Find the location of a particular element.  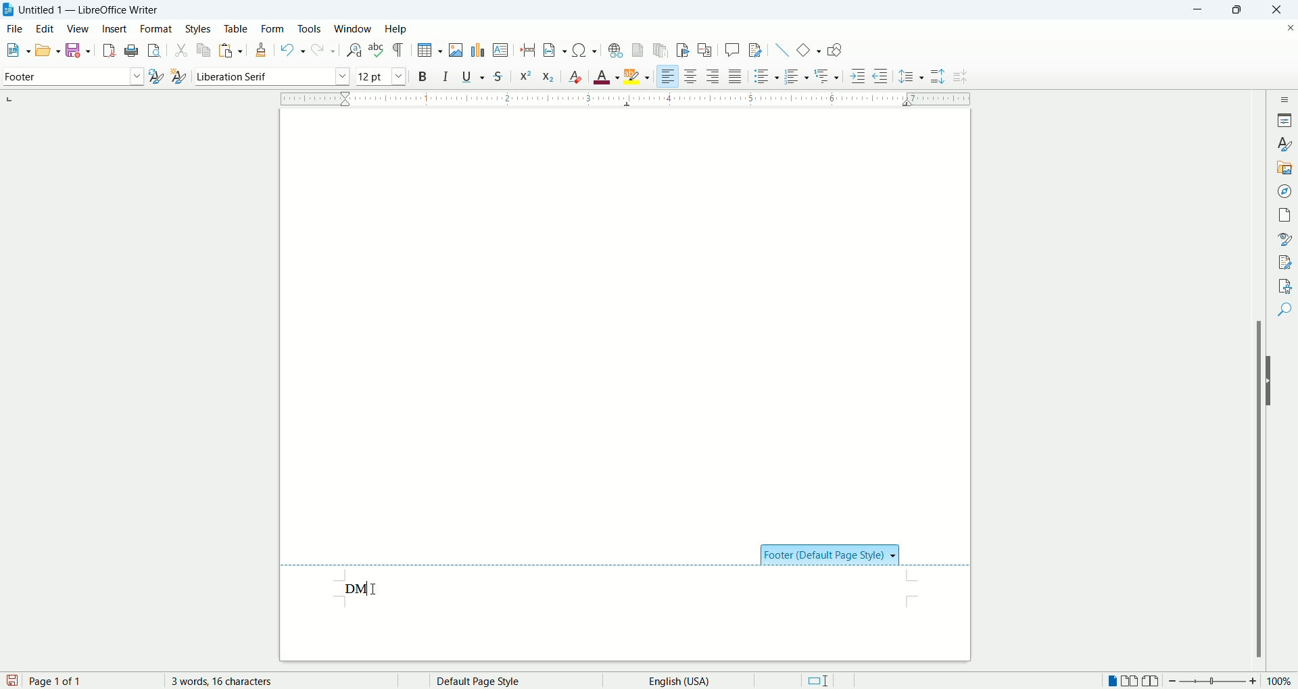

page number is located at coordinates (91, 681).